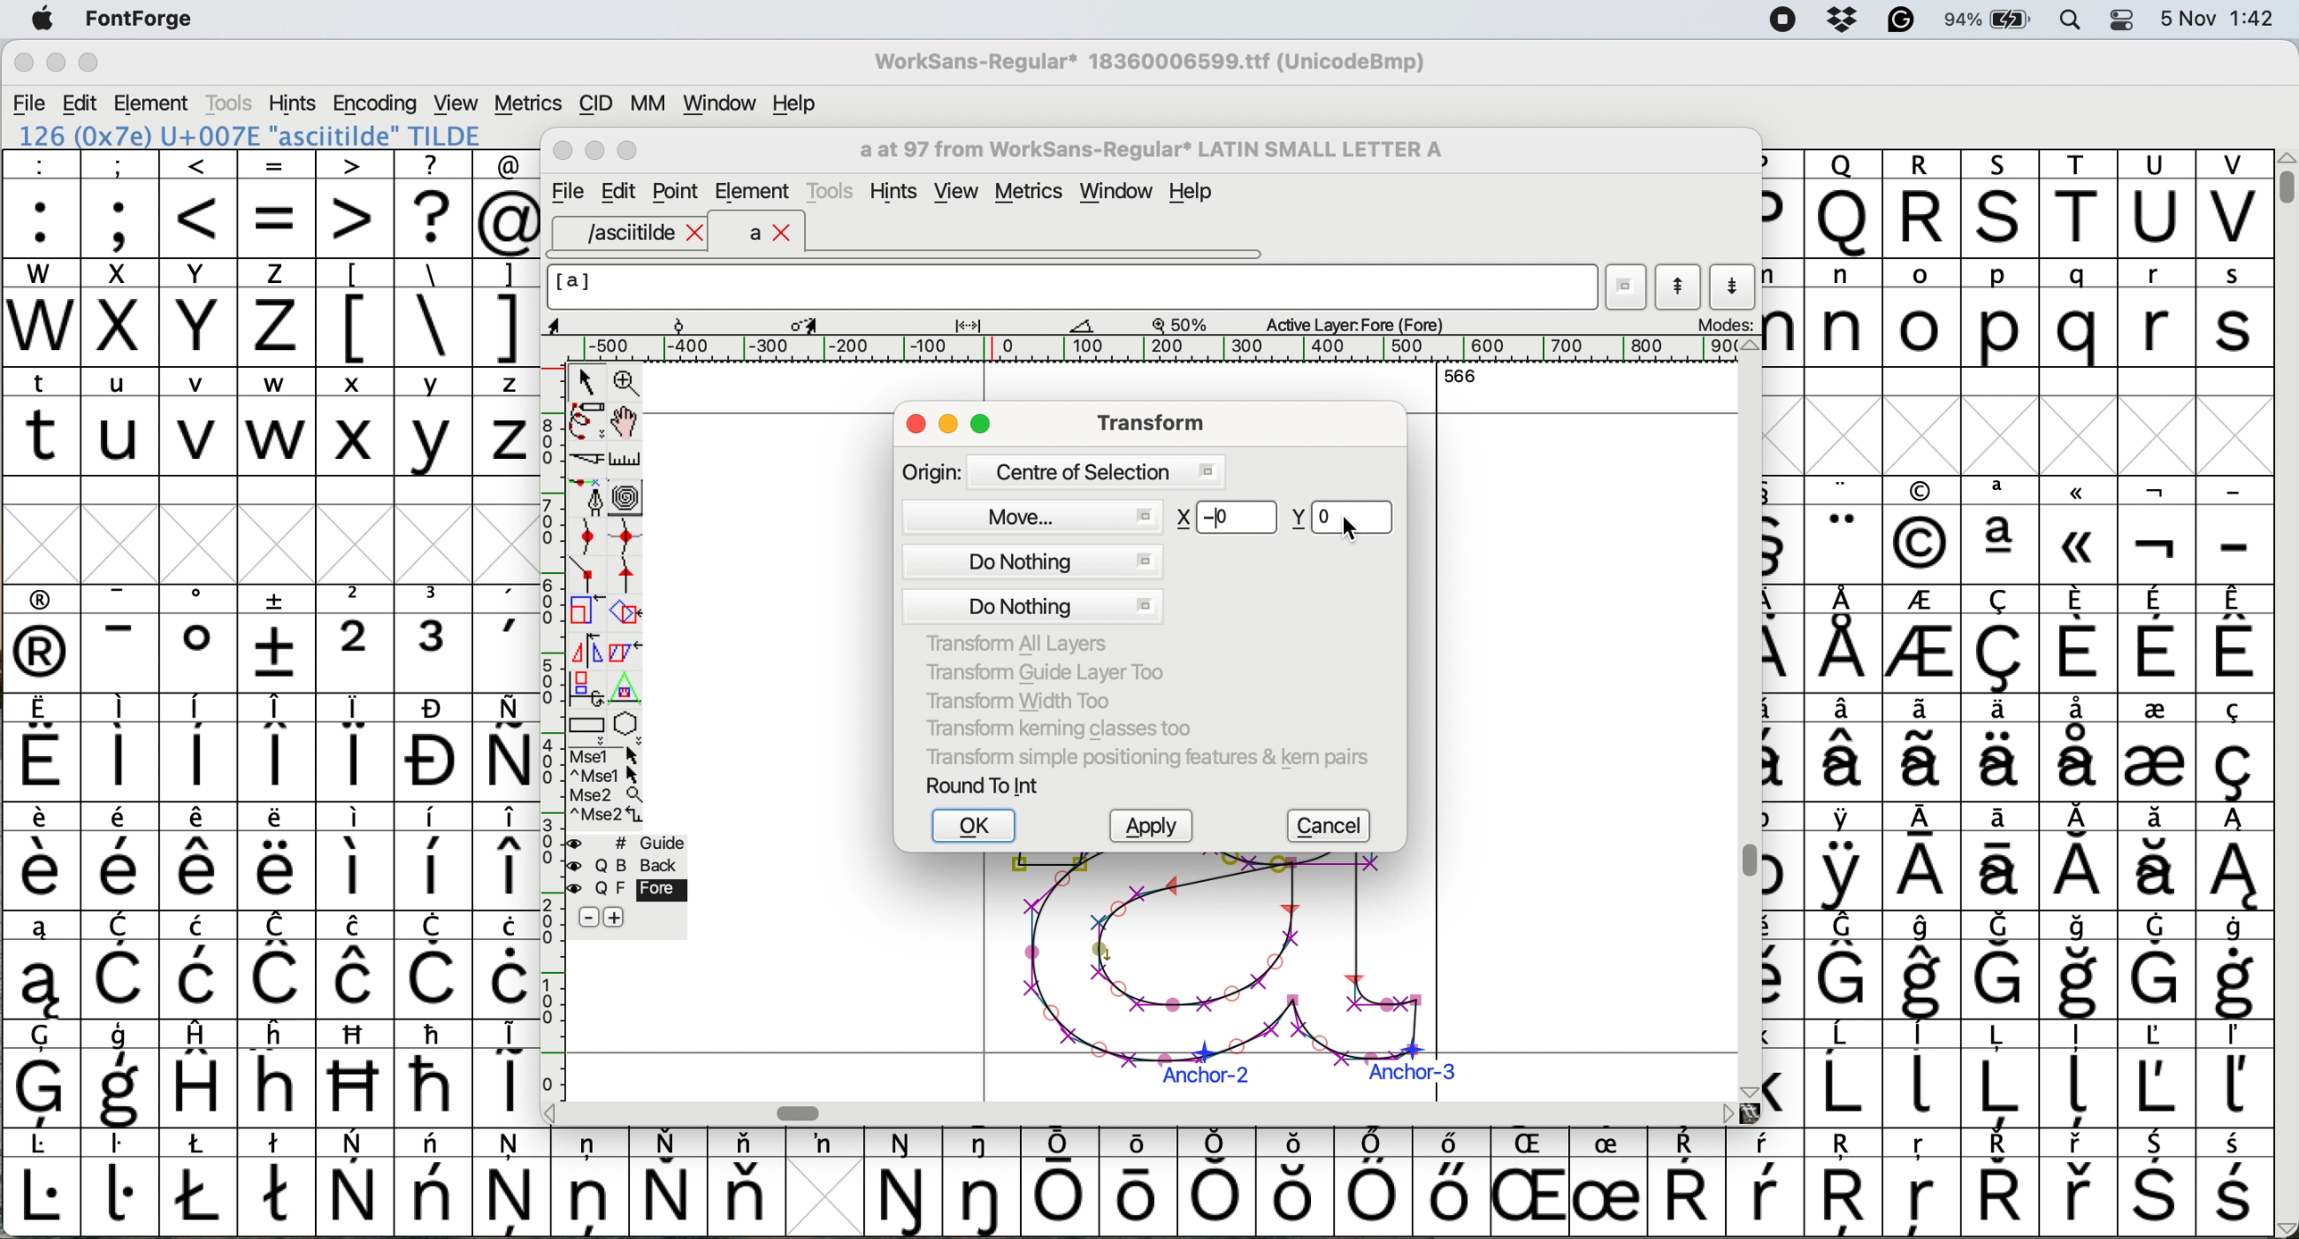 The width and height of the screenshot is (2299, 1239). I want to click on view, so click(453, 101).